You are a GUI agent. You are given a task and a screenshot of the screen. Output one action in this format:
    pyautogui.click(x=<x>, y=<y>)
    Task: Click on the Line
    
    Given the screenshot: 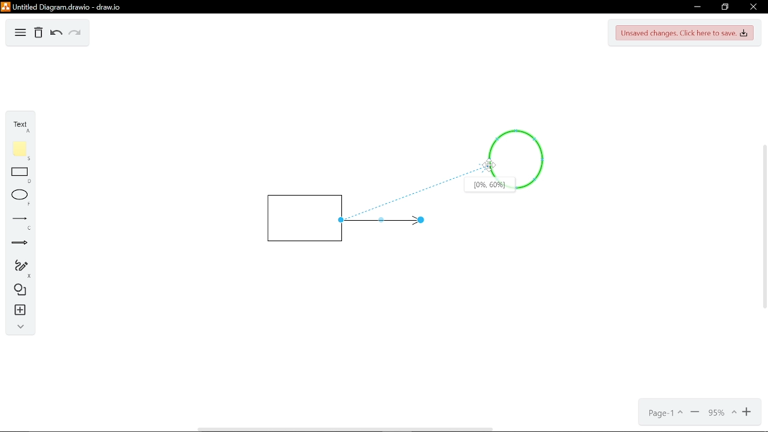 What is the action you would take?
    pyautogui.click(x=18, y=220)
    